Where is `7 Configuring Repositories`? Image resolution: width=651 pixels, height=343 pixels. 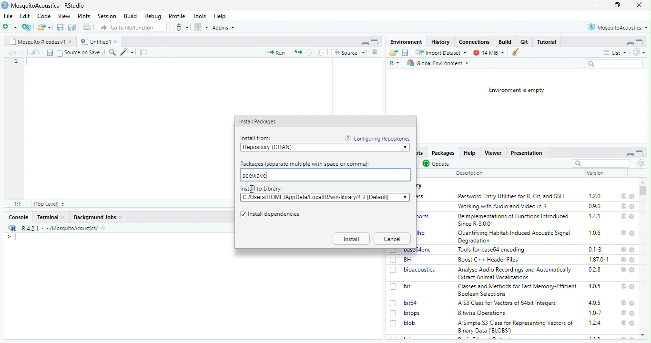 7 Configuring Repositories is located at coordinates (377, 138).